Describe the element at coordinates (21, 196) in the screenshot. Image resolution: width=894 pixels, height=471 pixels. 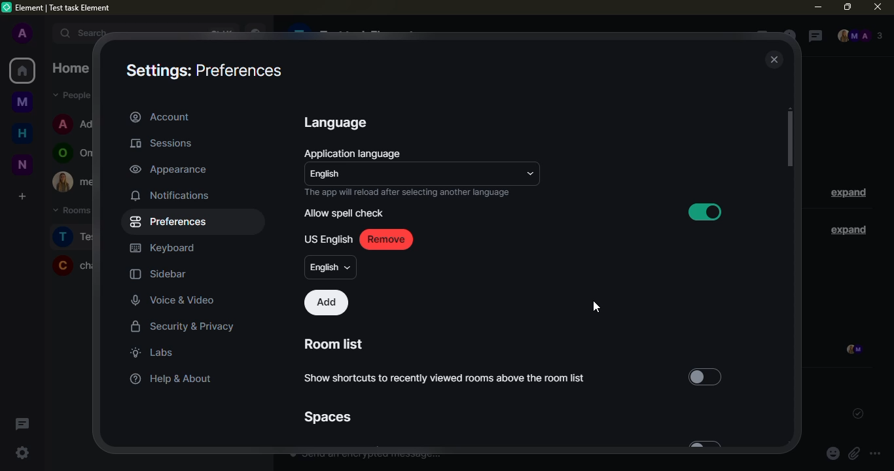
I see `create a space` at that location.